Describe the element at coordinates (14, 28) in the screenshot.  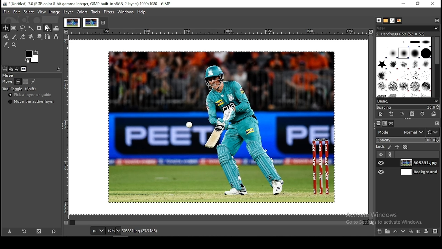
I see `rectangular selection tool` at that location.